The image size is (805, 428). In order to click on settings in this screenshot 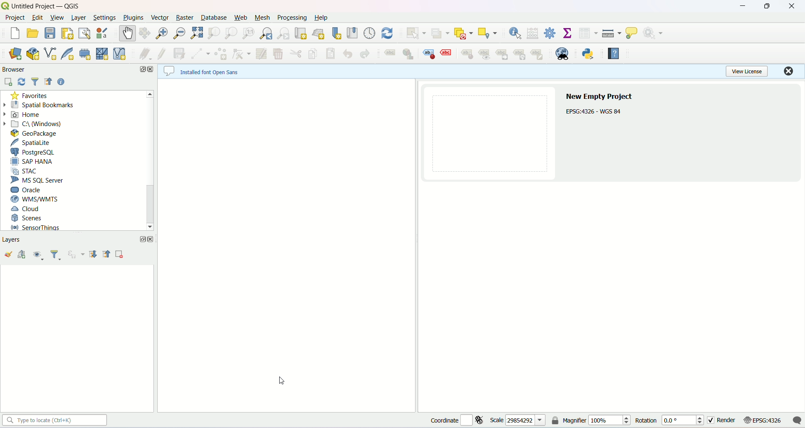, I will do `click(106, 17)`.